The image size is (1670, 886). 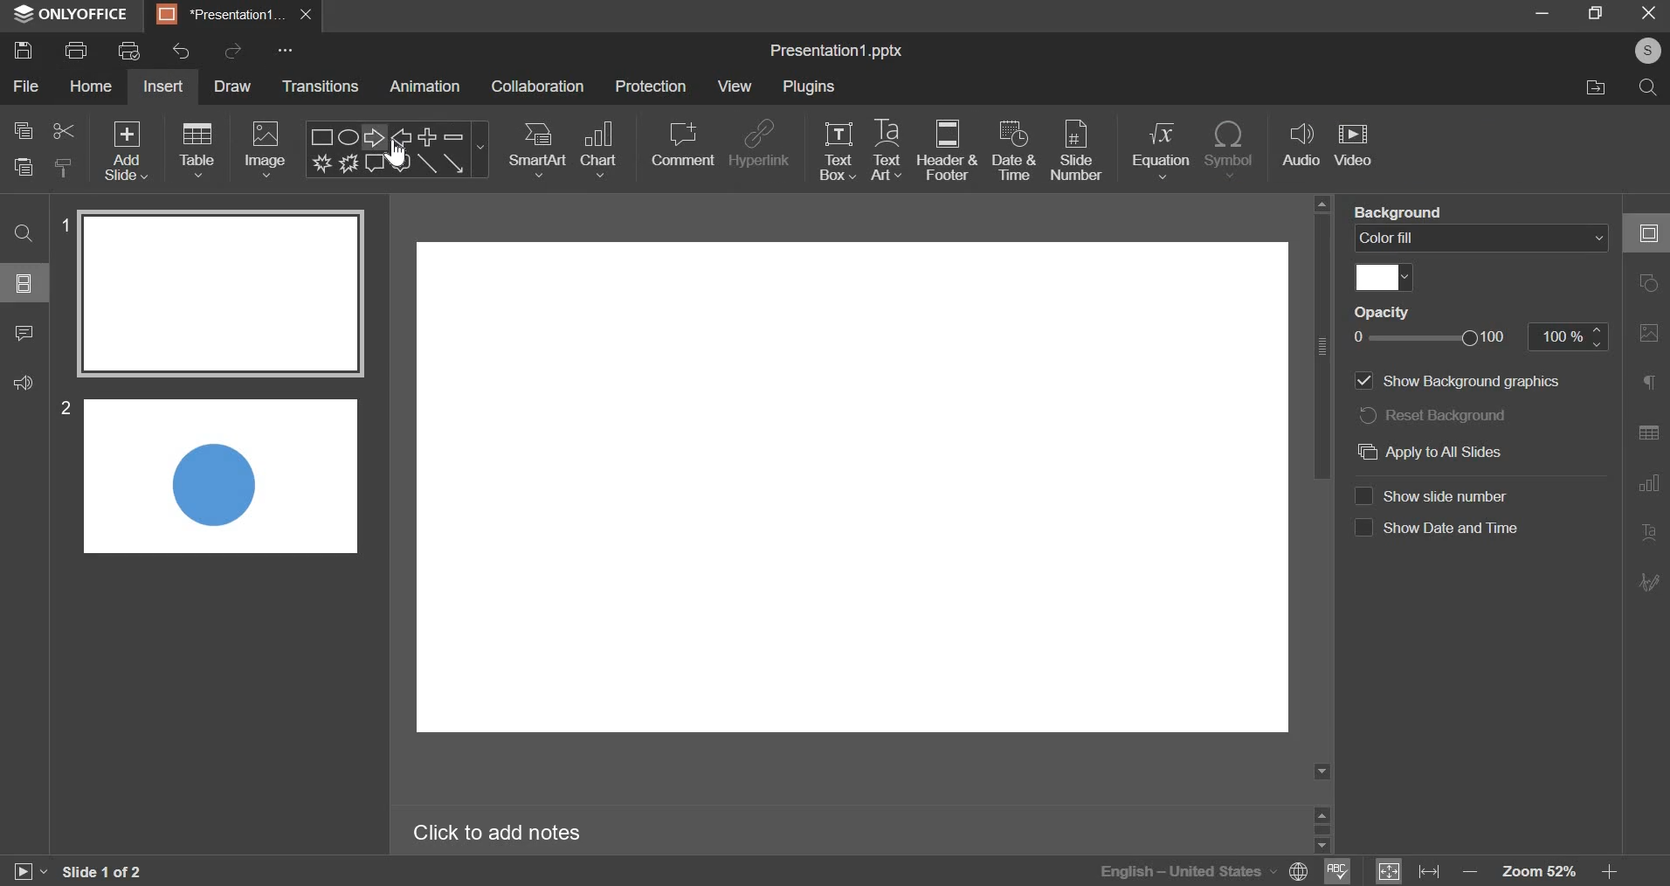 I want to click on spell check, so click(x=1337, y=872).